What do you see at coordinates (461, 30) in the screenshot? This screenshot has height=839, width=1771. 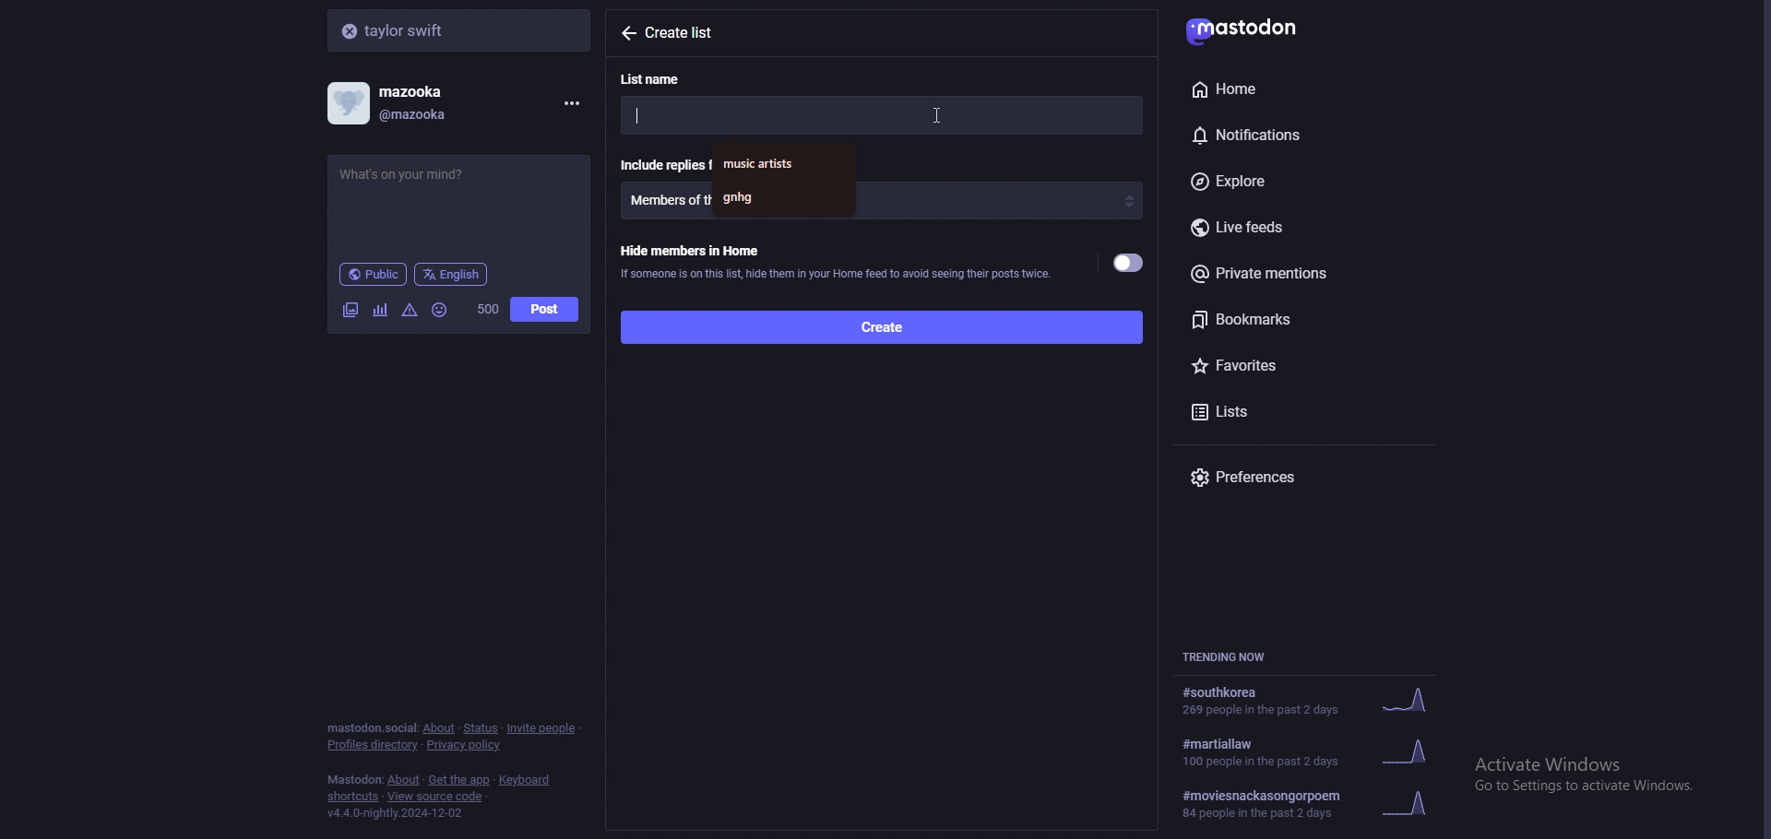 I see `search bar` at bounding box center [461, 30].